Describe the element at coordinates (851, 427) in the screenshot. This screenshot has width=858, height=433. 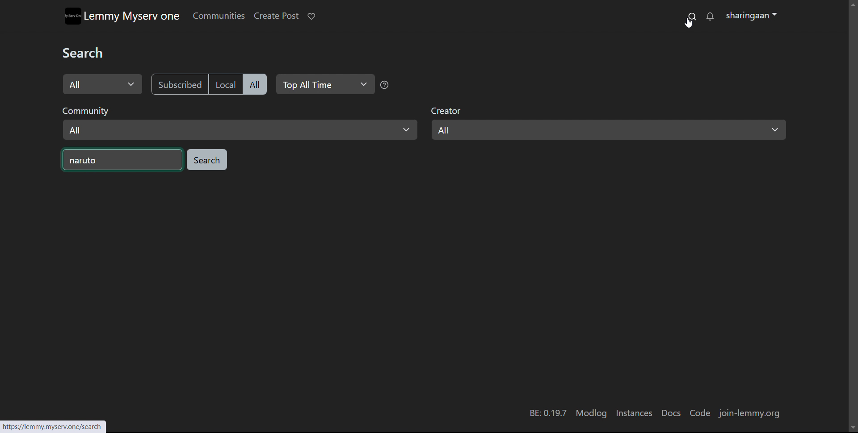
I see `Scroll Down` at that location.